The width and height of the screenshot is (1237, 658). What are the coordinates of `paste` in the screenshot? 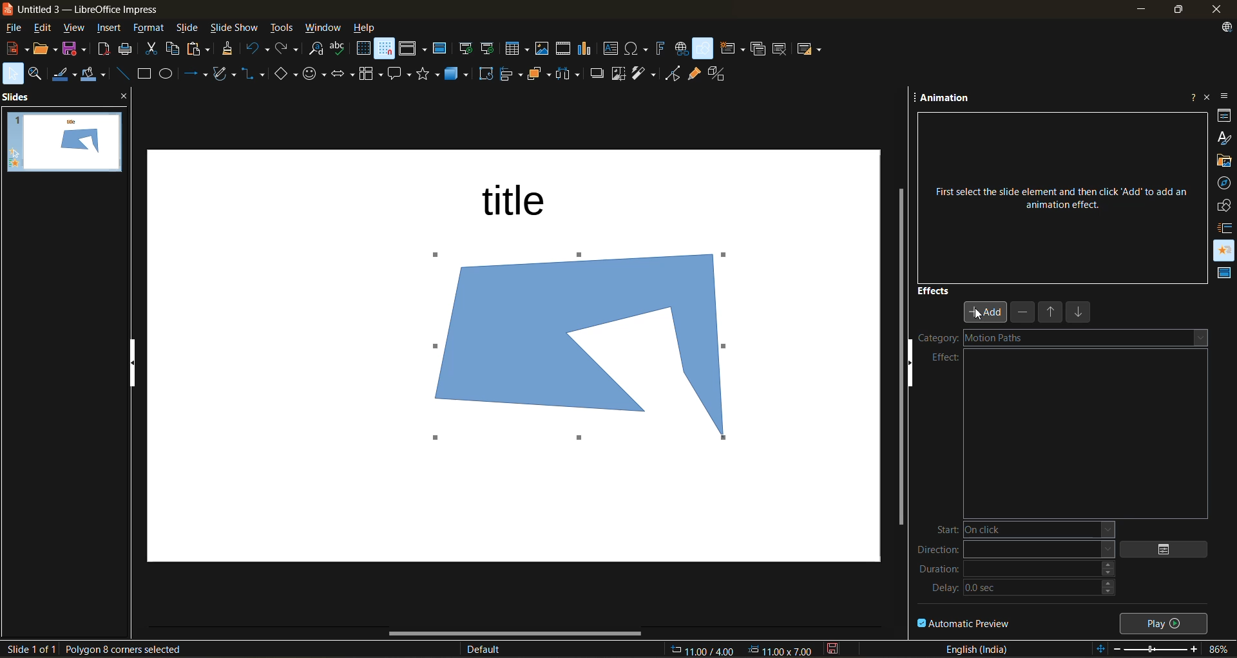 It's located at (200, 48).